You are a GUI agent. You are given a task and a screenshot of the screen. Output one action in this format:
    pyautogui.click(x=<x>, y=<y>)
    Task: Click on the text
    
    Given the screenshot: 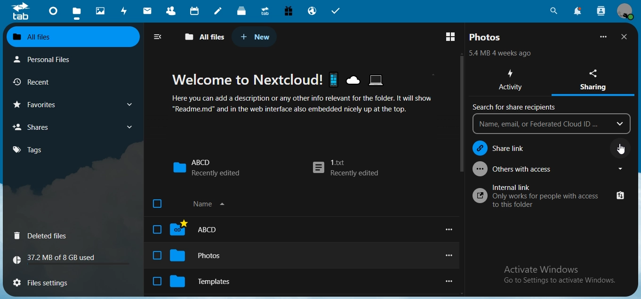 What is the action you would take?
    pyautogui.click(x=502, y=54)
    